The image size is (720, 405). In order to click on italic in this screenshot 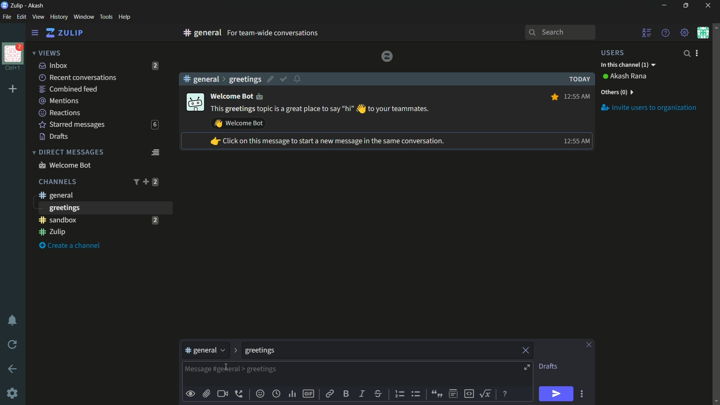, I will do `click(361, 393)`.